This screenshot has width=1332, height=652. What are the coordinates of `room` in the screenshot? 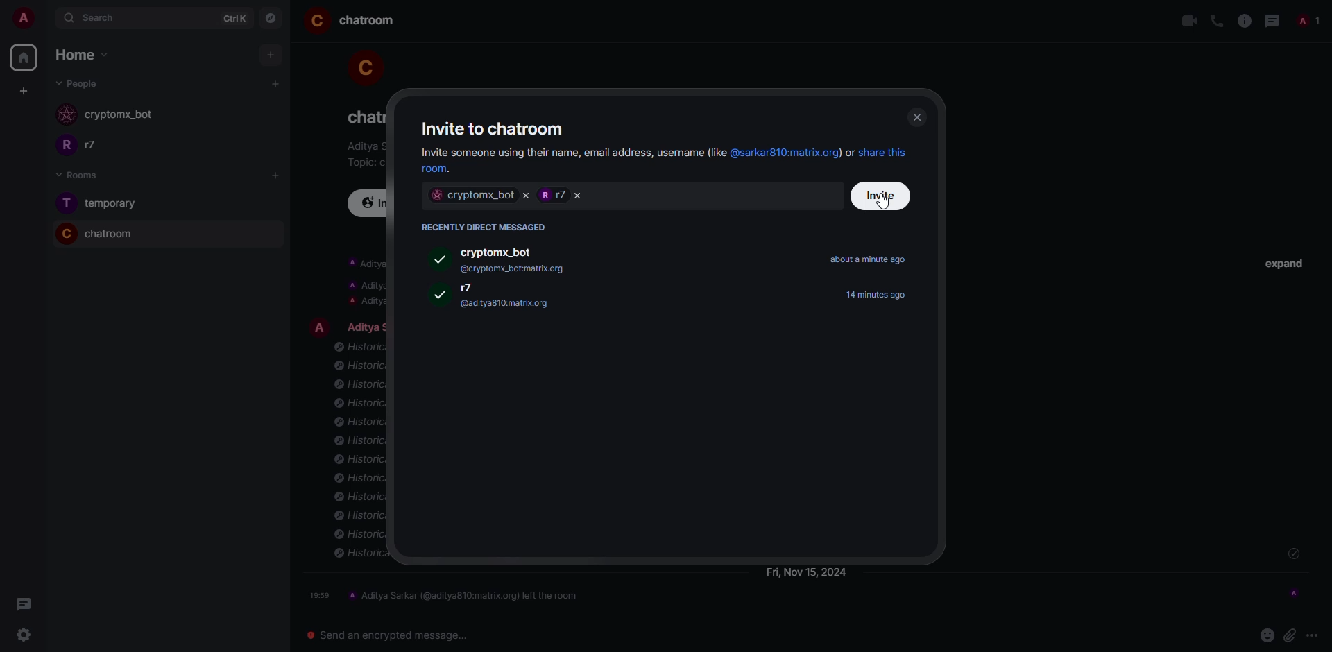 It's located at (114, 203).